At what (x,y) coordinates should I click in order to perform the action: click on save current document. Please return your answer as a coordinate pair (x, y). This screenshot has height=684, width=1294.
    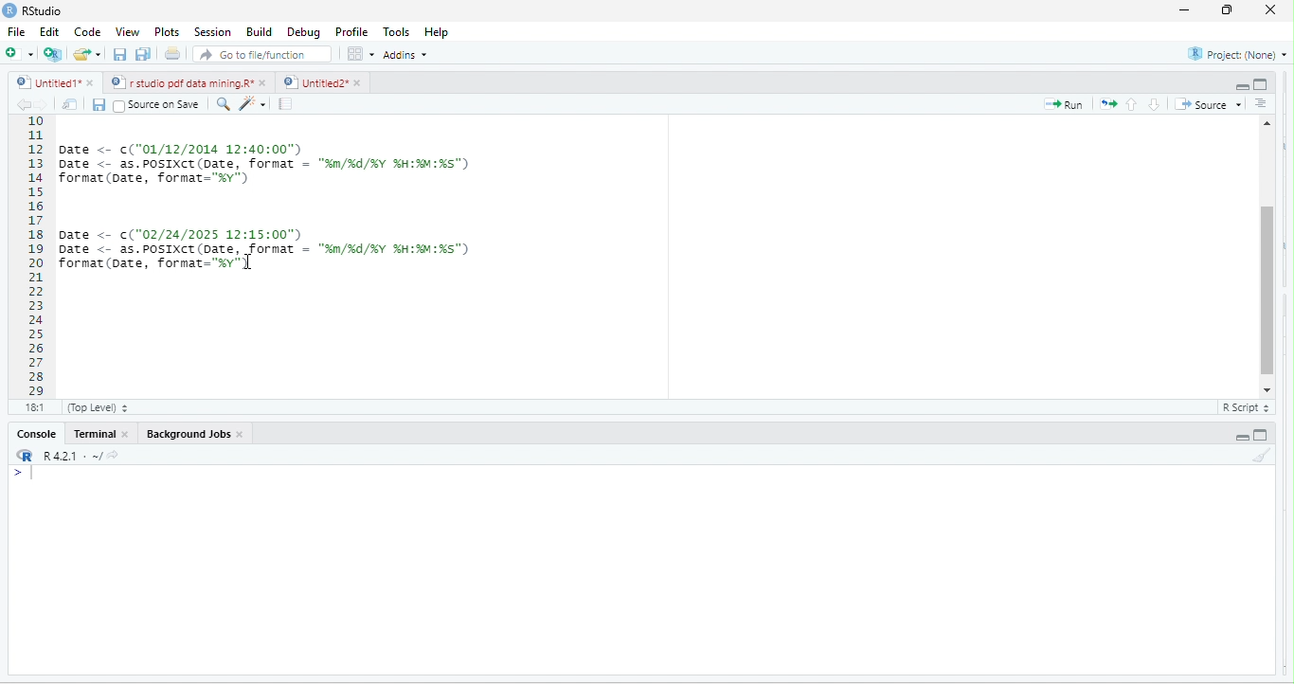
    Looking at the image, I should click on (102, 106).